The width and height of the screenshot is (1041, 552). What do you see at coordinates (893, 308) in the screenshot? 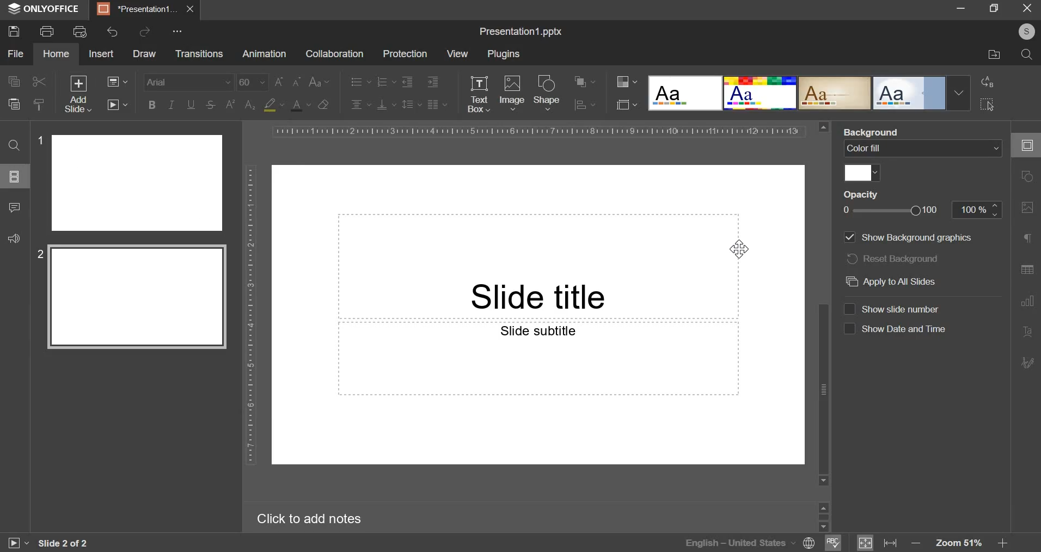
I see `show slide number` at bounding box center [893, 308].